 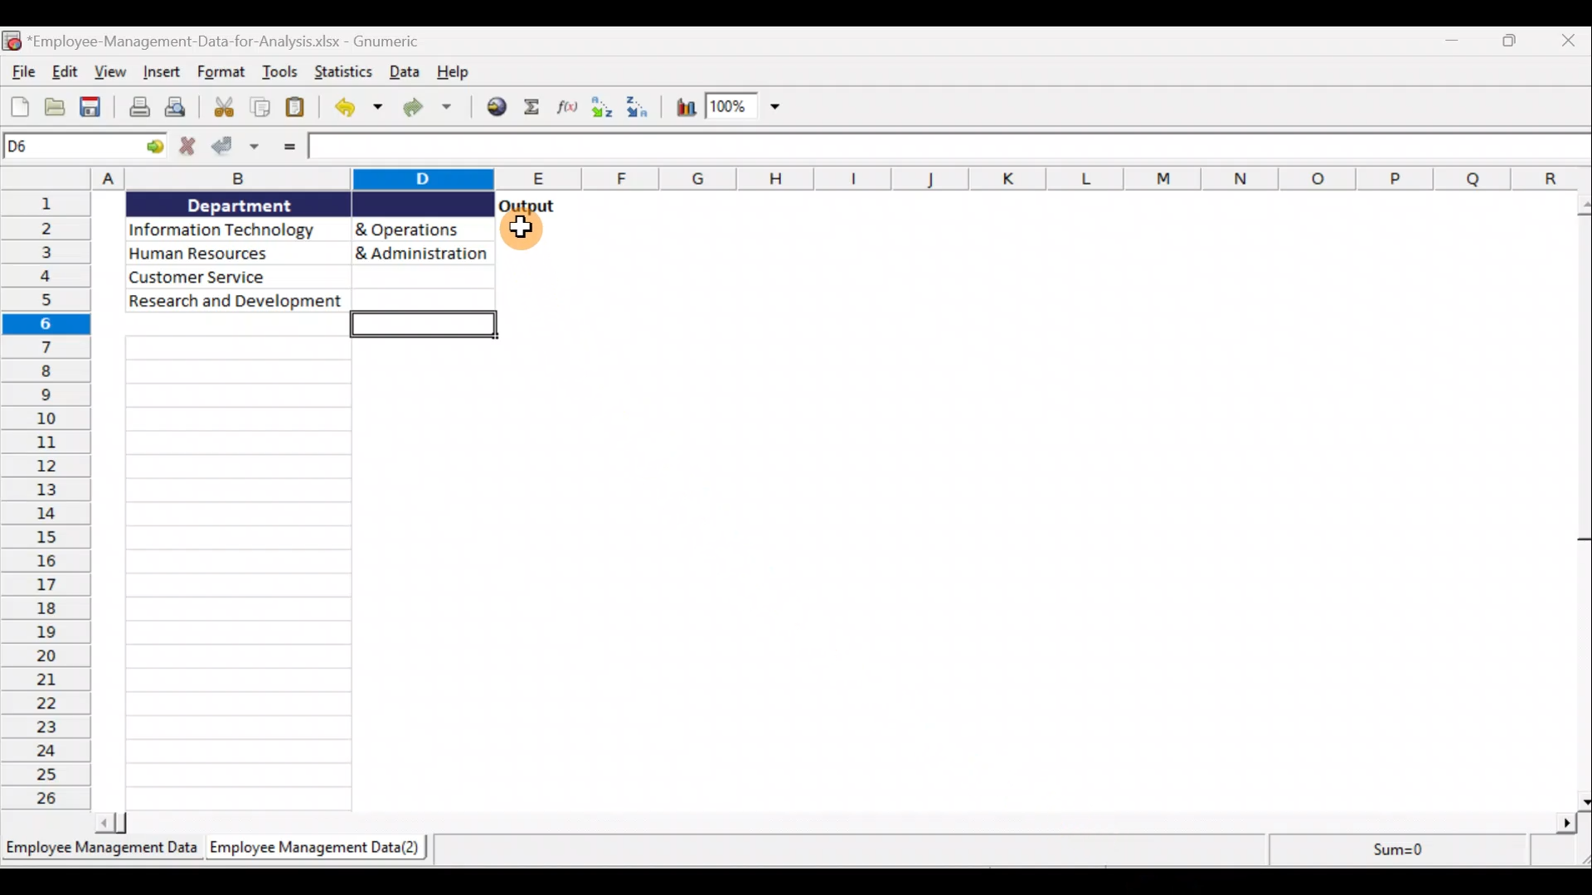 I want to click on Undo last action, so click(x=357, y=110).